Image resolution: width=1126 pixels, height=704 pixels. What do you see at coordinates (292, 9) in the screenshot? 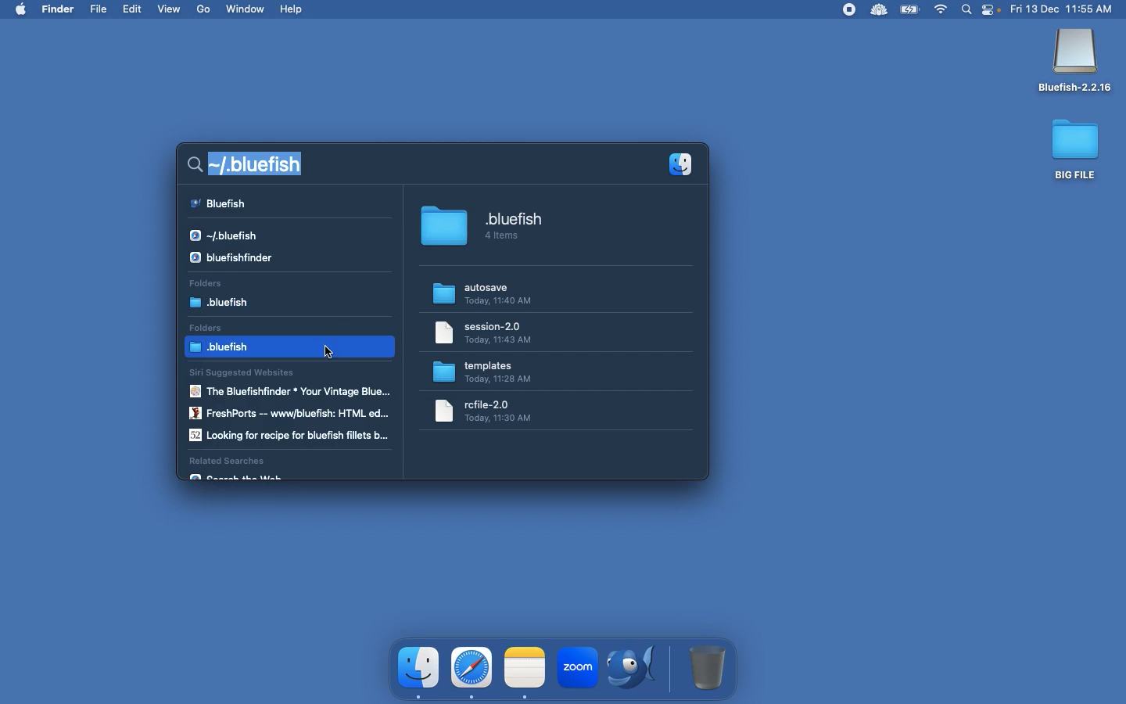
I see `Help` at bounding box center [292, 9].